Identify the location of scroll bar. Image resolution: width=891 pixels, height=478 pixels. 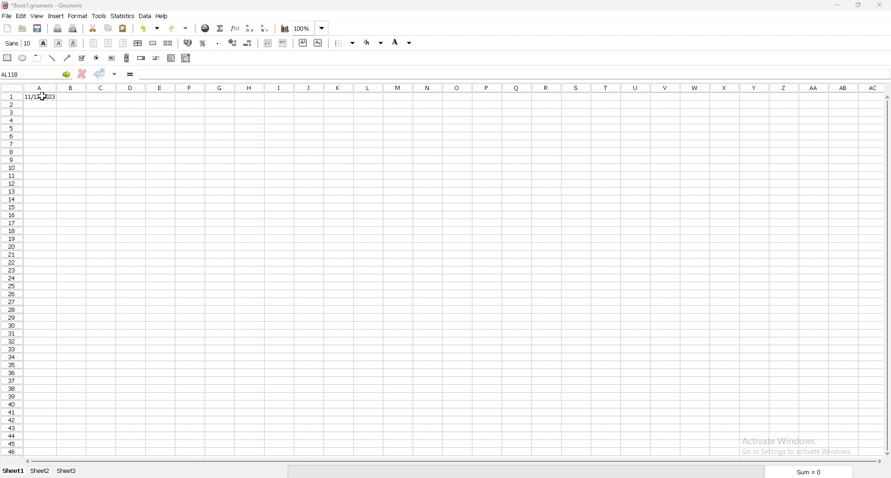
(454, 462).